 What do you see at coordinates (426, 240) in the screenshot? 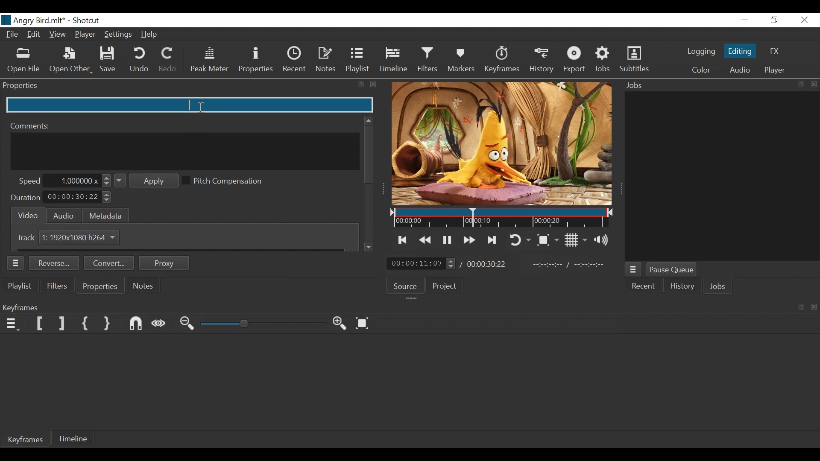
I see `Play quickly backwards` at bounding box center [426, 240].